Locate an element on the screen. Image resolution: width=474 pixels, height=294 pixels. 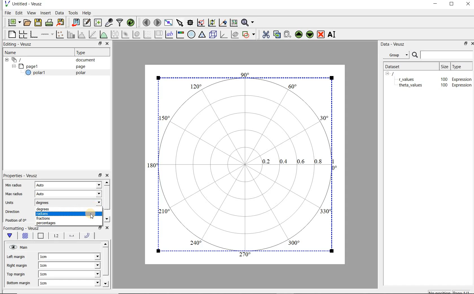
document is located at coordinates (83, 60).